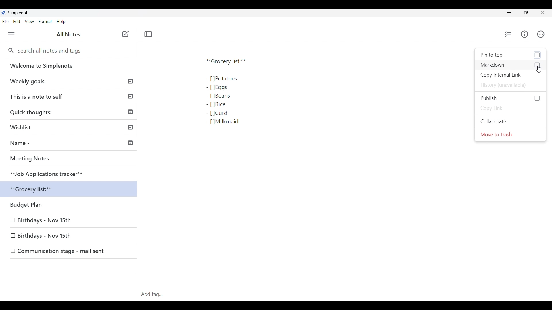 Image resolution: width=552 pixels, height=310 pixels. I want to click on Search all notes and tags, so click(48, 51).